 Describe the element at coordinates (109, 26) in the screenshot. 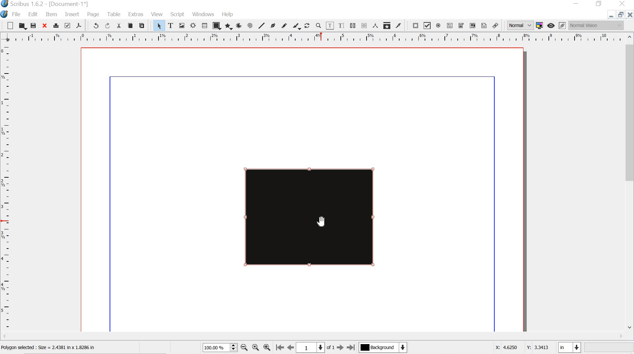

I see `redo` at that location.